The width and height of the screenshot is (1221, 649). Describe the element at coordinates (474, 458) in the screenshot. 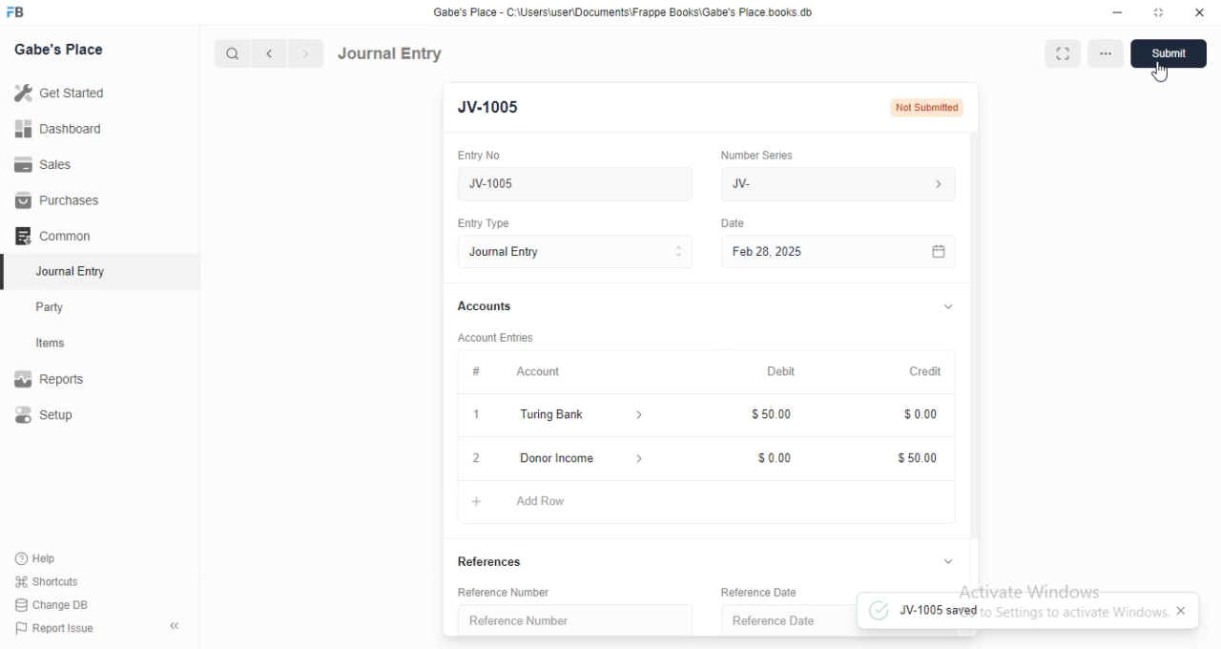

I see `close` at that location.